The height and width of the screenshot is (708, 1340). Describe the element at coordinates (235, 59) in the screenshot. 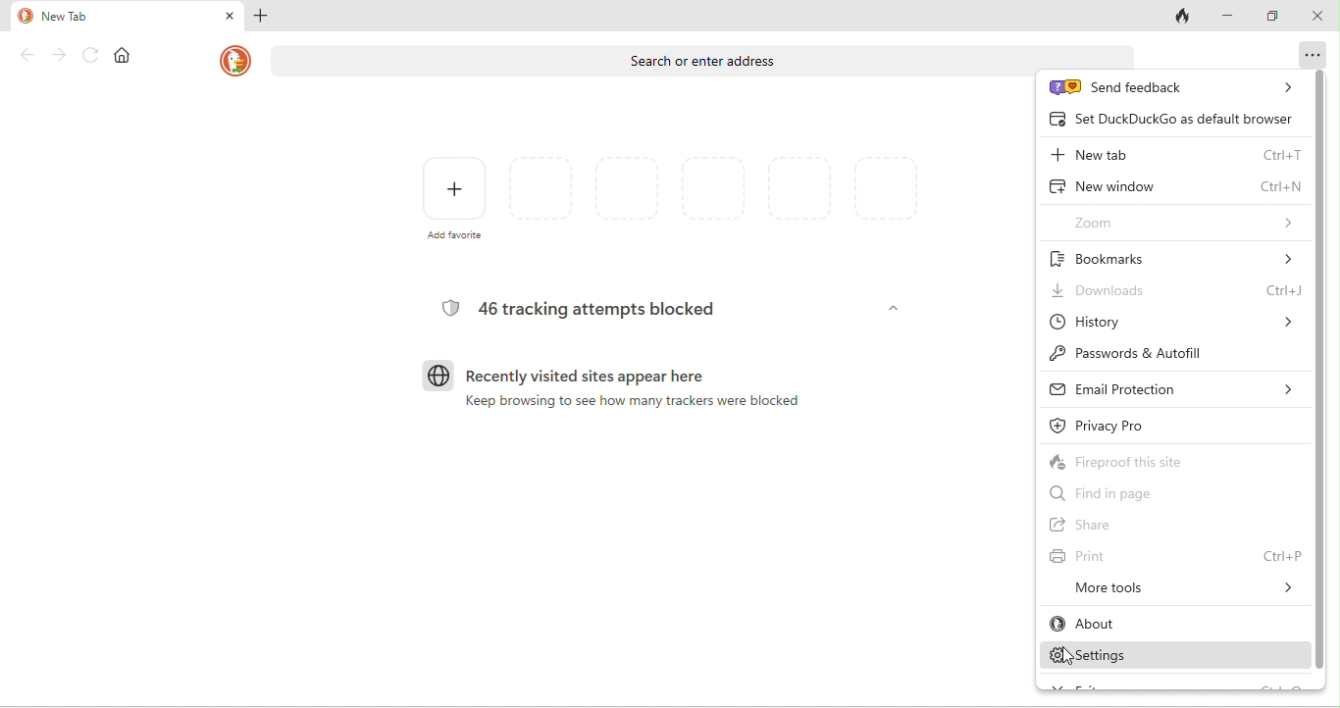

I see `duck duck go logo` at that location.